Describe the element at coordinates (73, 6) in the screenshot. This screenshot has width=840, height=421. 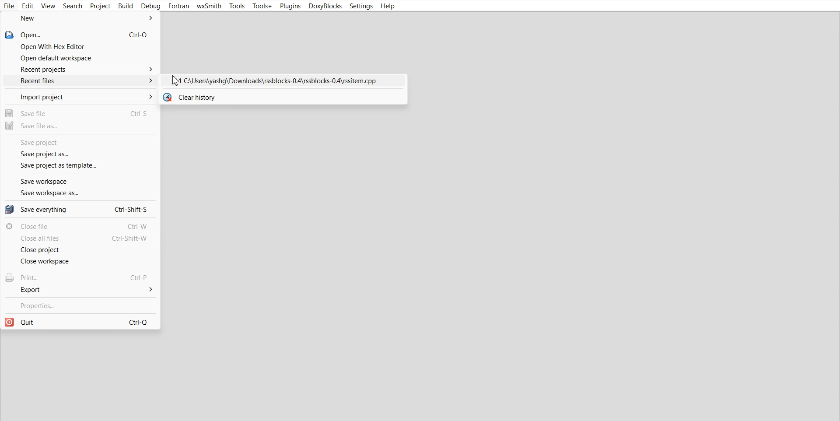
I see `Search` at that location.